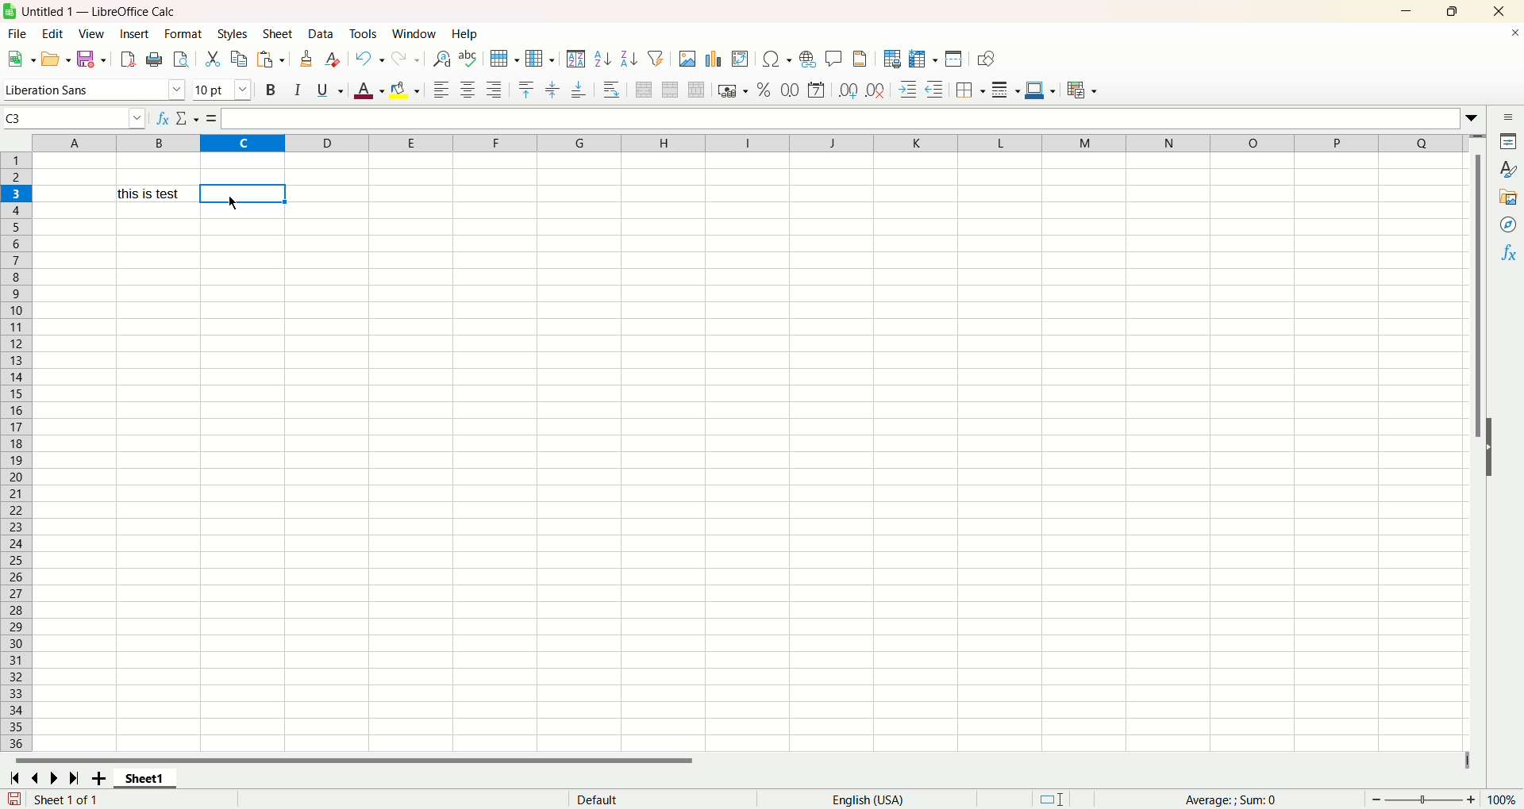 This screenshot has width=1524, height=809. Describe the element at coordinates (187, 118) in the screenshot. I see `select function` at that location.